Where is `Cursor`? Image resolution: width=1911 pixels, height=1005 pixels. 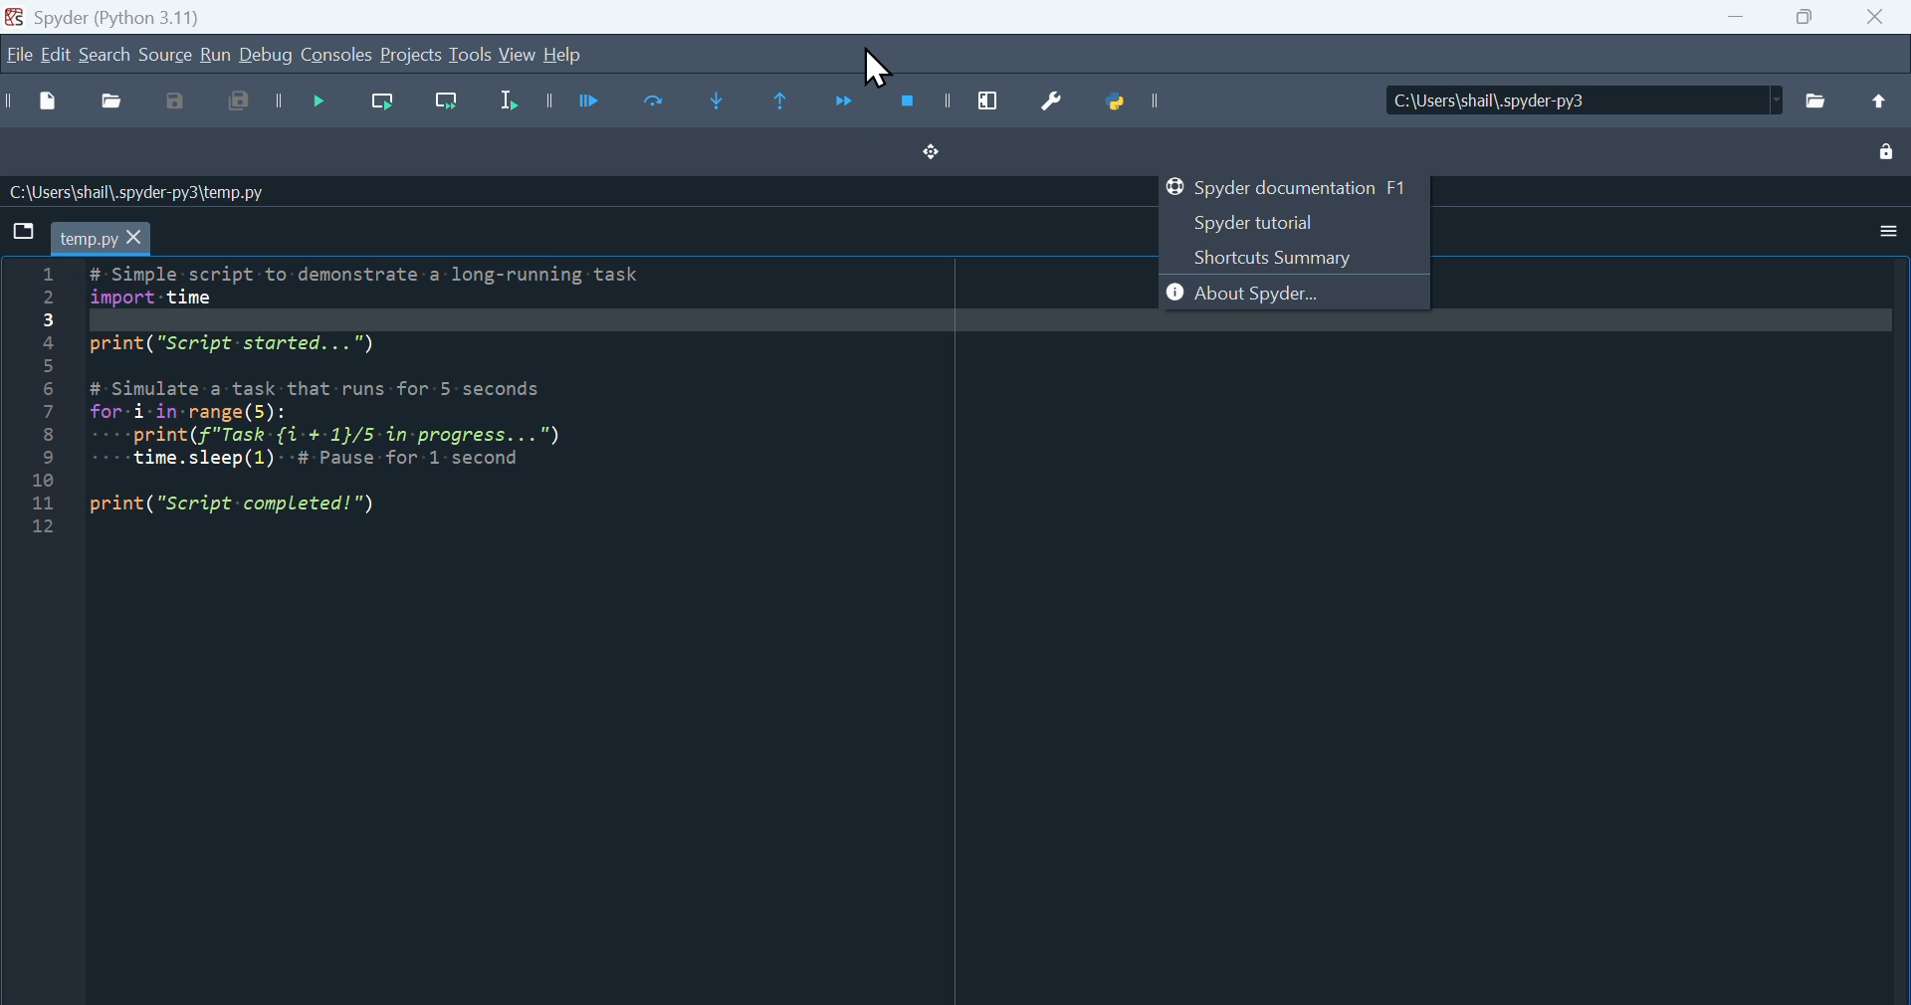 Cursor is located at coordinates (898, 267).